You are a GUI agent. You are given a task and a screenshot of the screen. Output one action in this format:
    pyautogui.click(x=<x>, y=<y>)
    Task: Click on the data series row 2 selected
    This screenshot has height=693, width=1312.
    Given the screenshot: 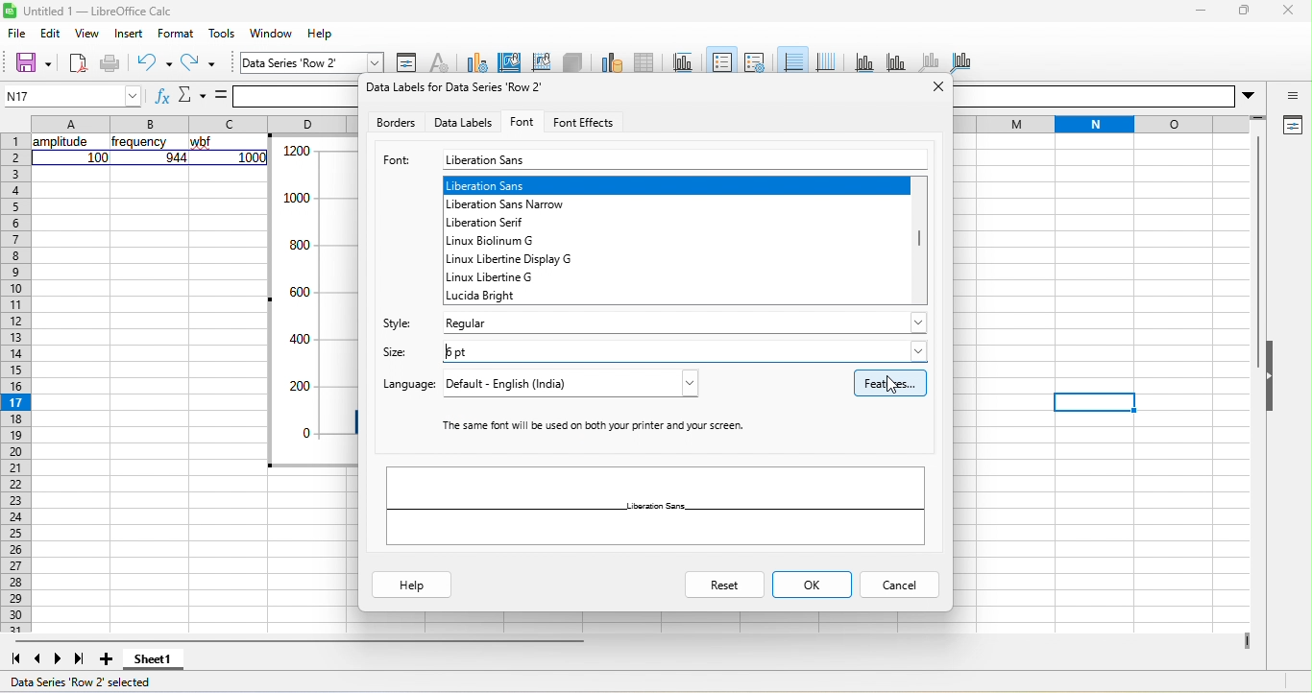 What is the action you would take?
    pyautogui.click(x=89, y=681)
    